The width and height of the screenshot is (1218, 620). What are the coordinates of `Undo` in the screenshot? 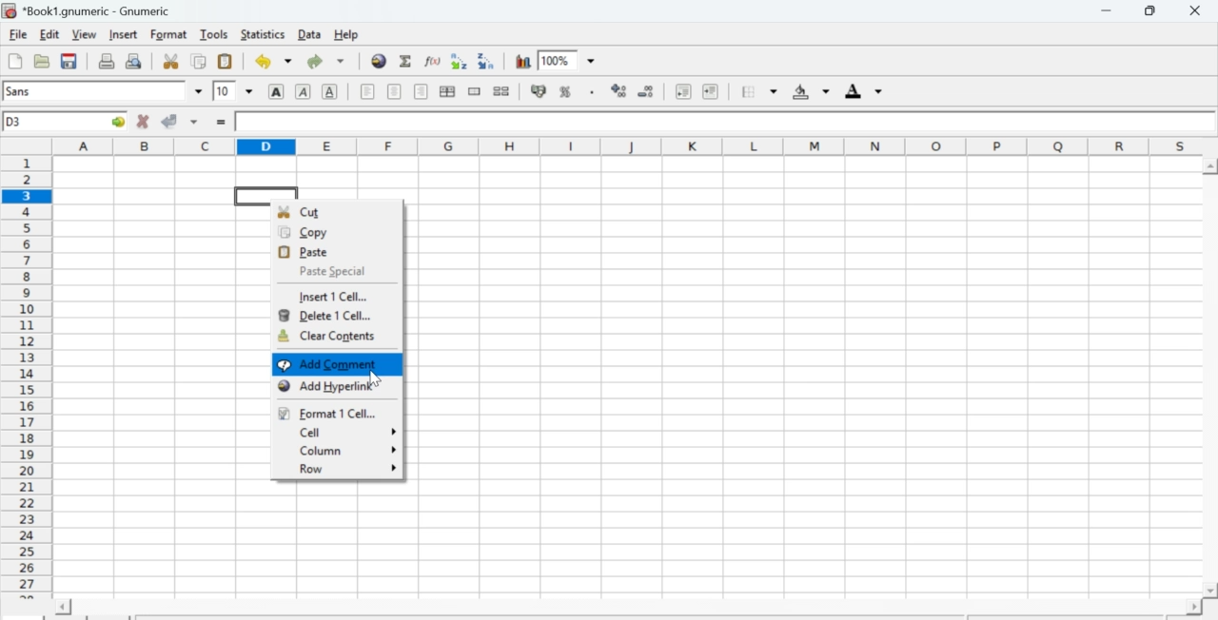 It's located at (271, 61).